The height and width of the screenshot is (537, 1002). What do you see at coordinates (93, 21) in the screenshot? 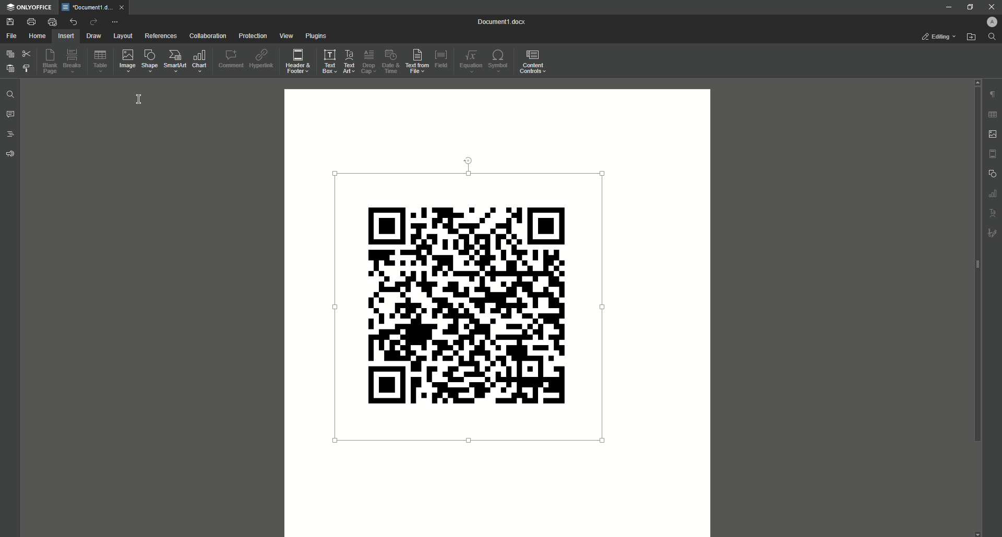
I see `Redo` at bounding box center [93, 21].